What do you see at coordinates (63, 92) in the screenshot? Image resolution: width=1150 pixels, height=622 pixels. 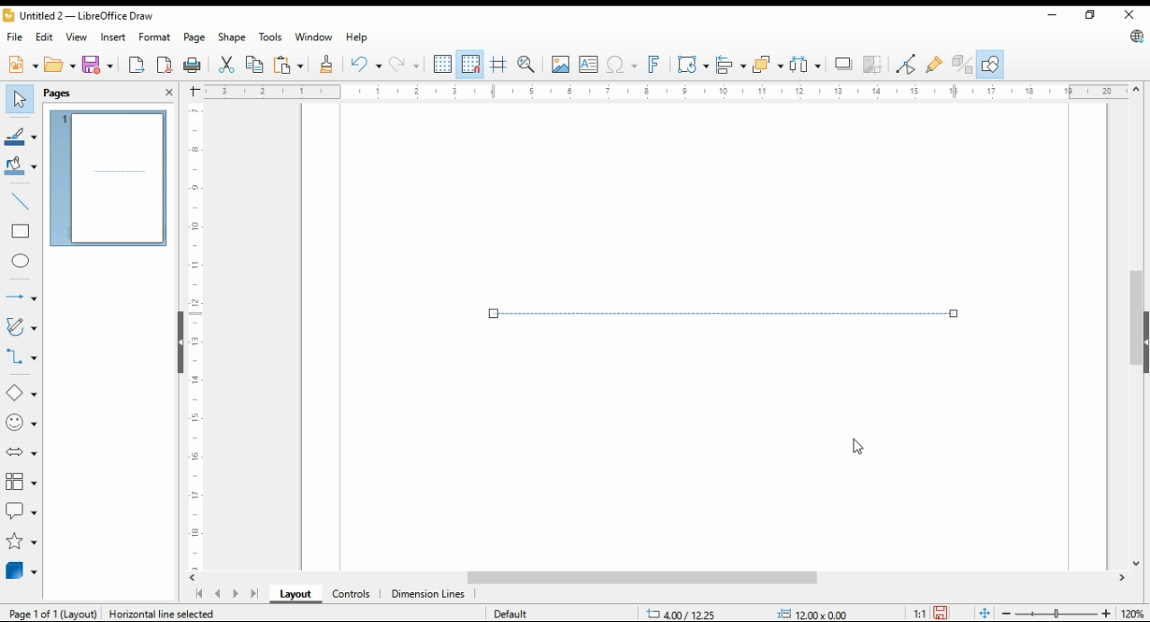 I see `pages` at bounding box center [63, 92].